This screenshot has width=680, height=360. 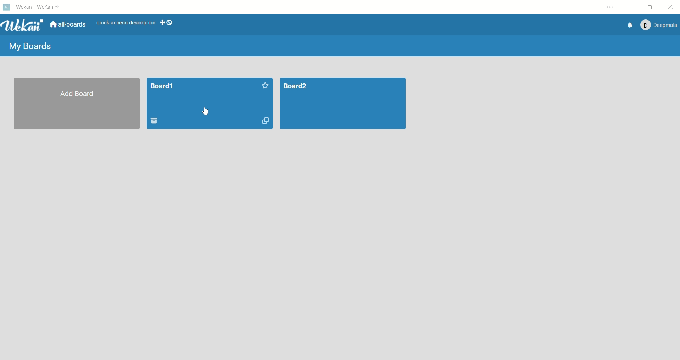 What do you see at coordinates (260, 86) in the screenshot?
I see `favorite` at bounding box center [260, 86].